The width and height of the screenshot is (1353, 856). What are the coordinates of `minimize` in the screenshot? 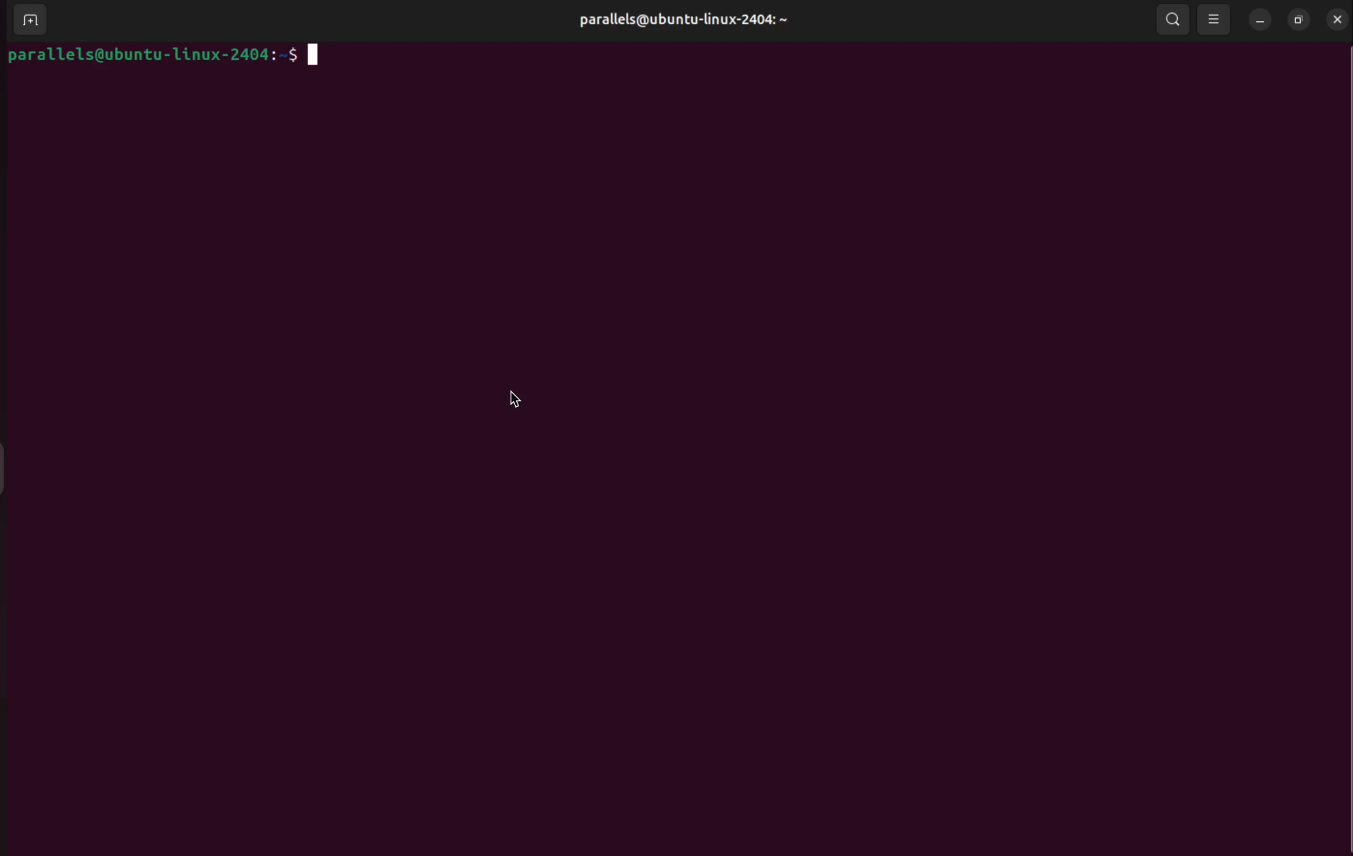 It's located at (1259, 20).